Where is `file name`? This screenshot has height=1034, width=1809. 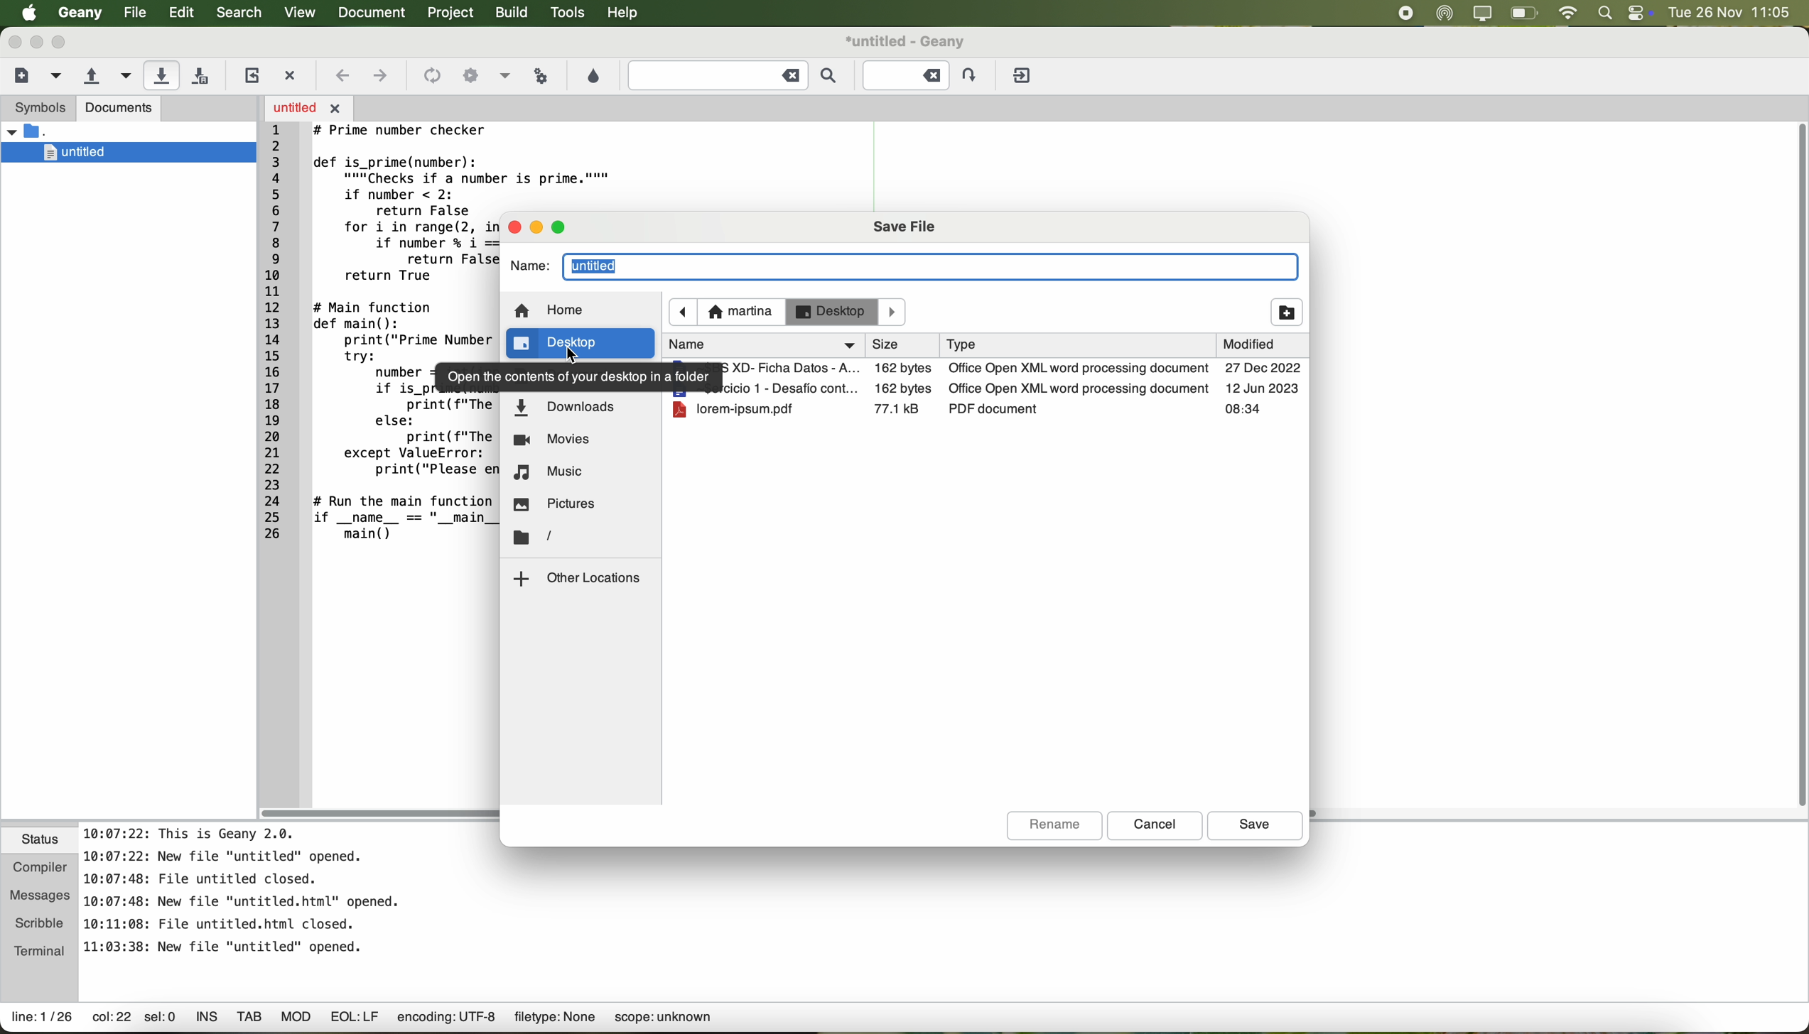
file name is located at coordinates (905, 40).